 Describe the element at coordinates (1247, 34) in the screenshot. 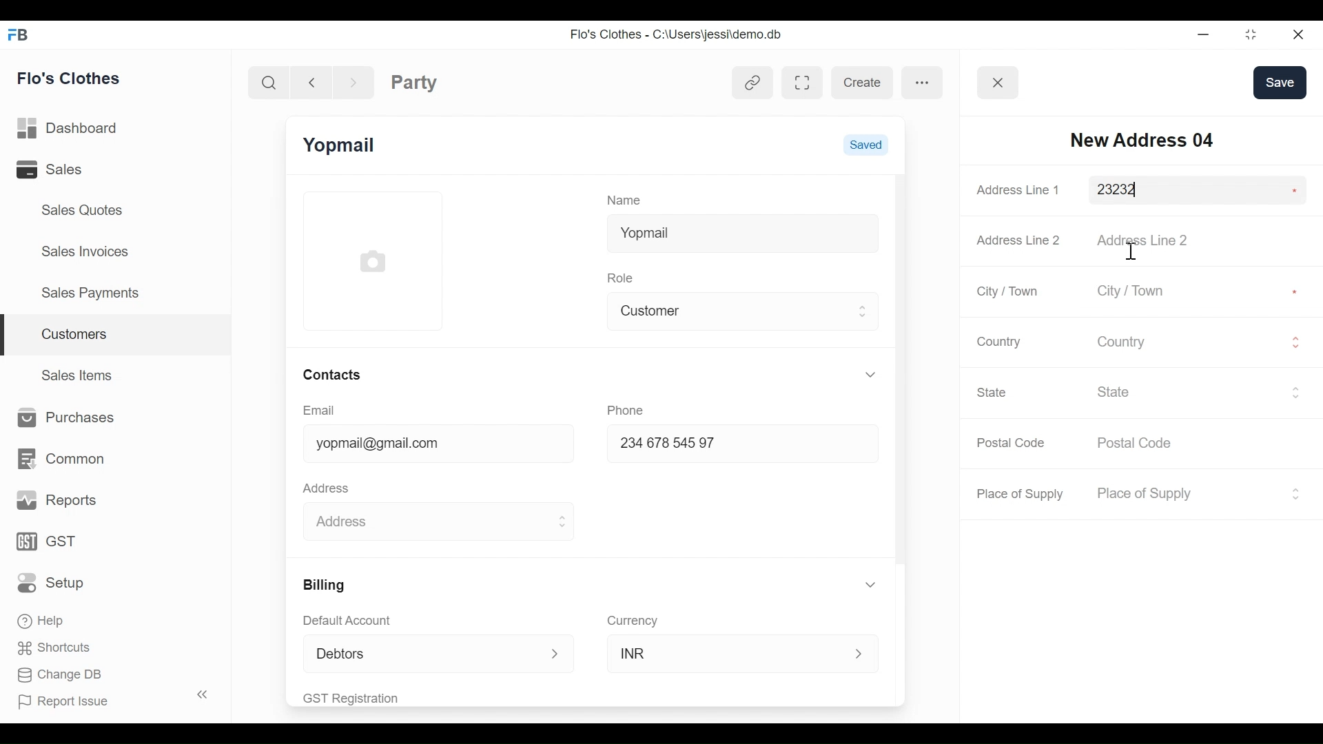

I see `Restore` at that location.